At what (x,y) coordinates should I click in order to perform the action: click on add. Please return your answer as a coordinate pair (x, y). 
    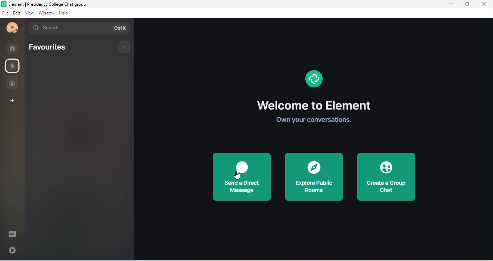
    Looking at the image, I should click on (125, 47).